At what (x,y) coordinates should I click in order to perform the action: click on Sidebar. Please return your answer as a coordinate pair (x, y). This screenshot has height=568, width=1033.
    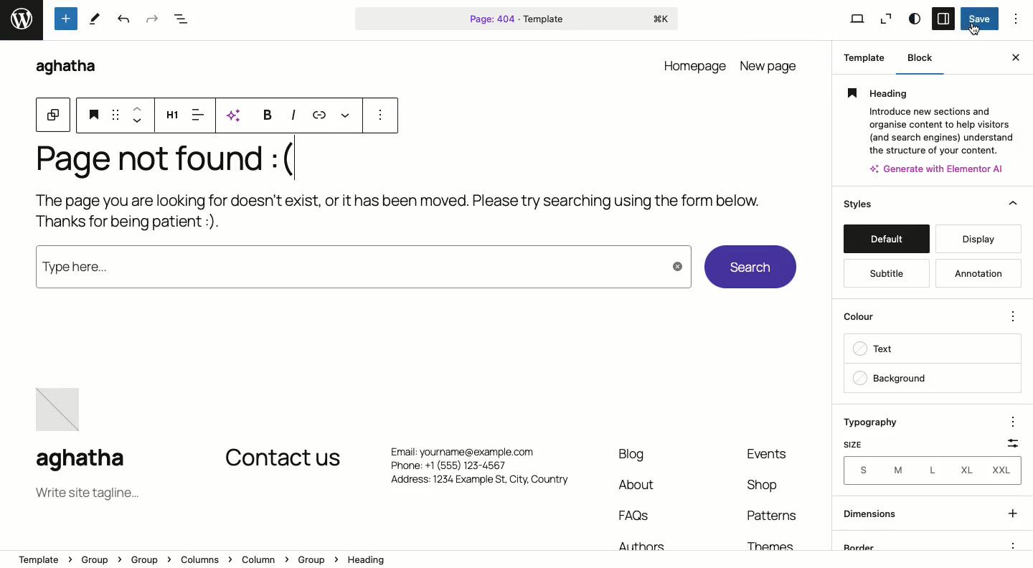
    Looking at the image, I should click on (944, 19).